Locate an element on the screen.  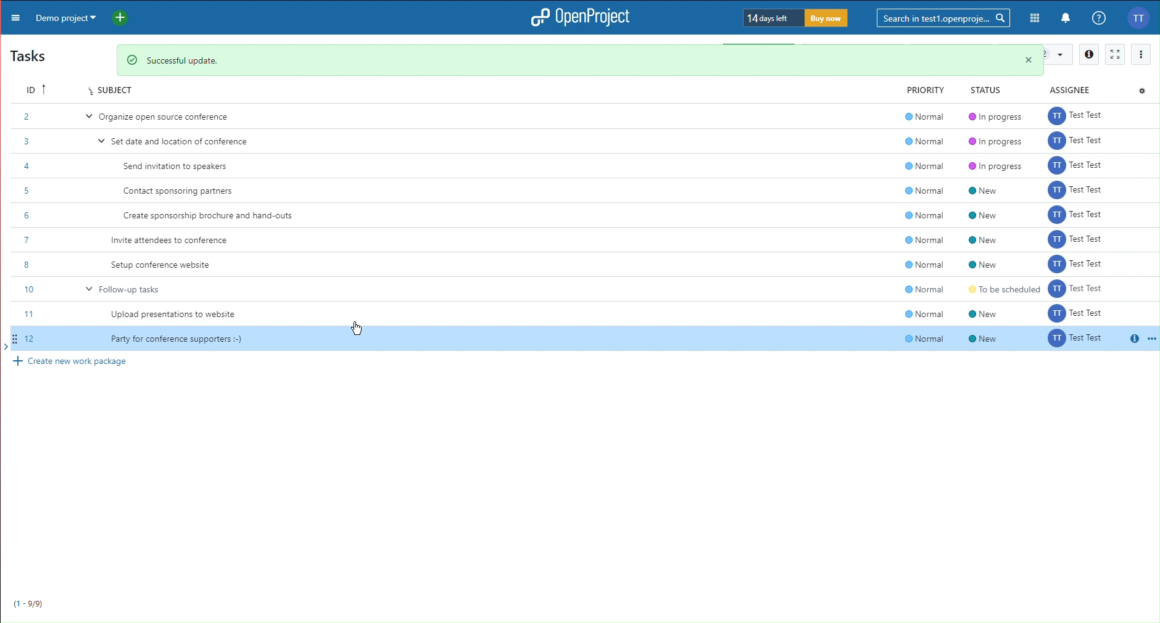
New Project is located at coordinates (124, 16).